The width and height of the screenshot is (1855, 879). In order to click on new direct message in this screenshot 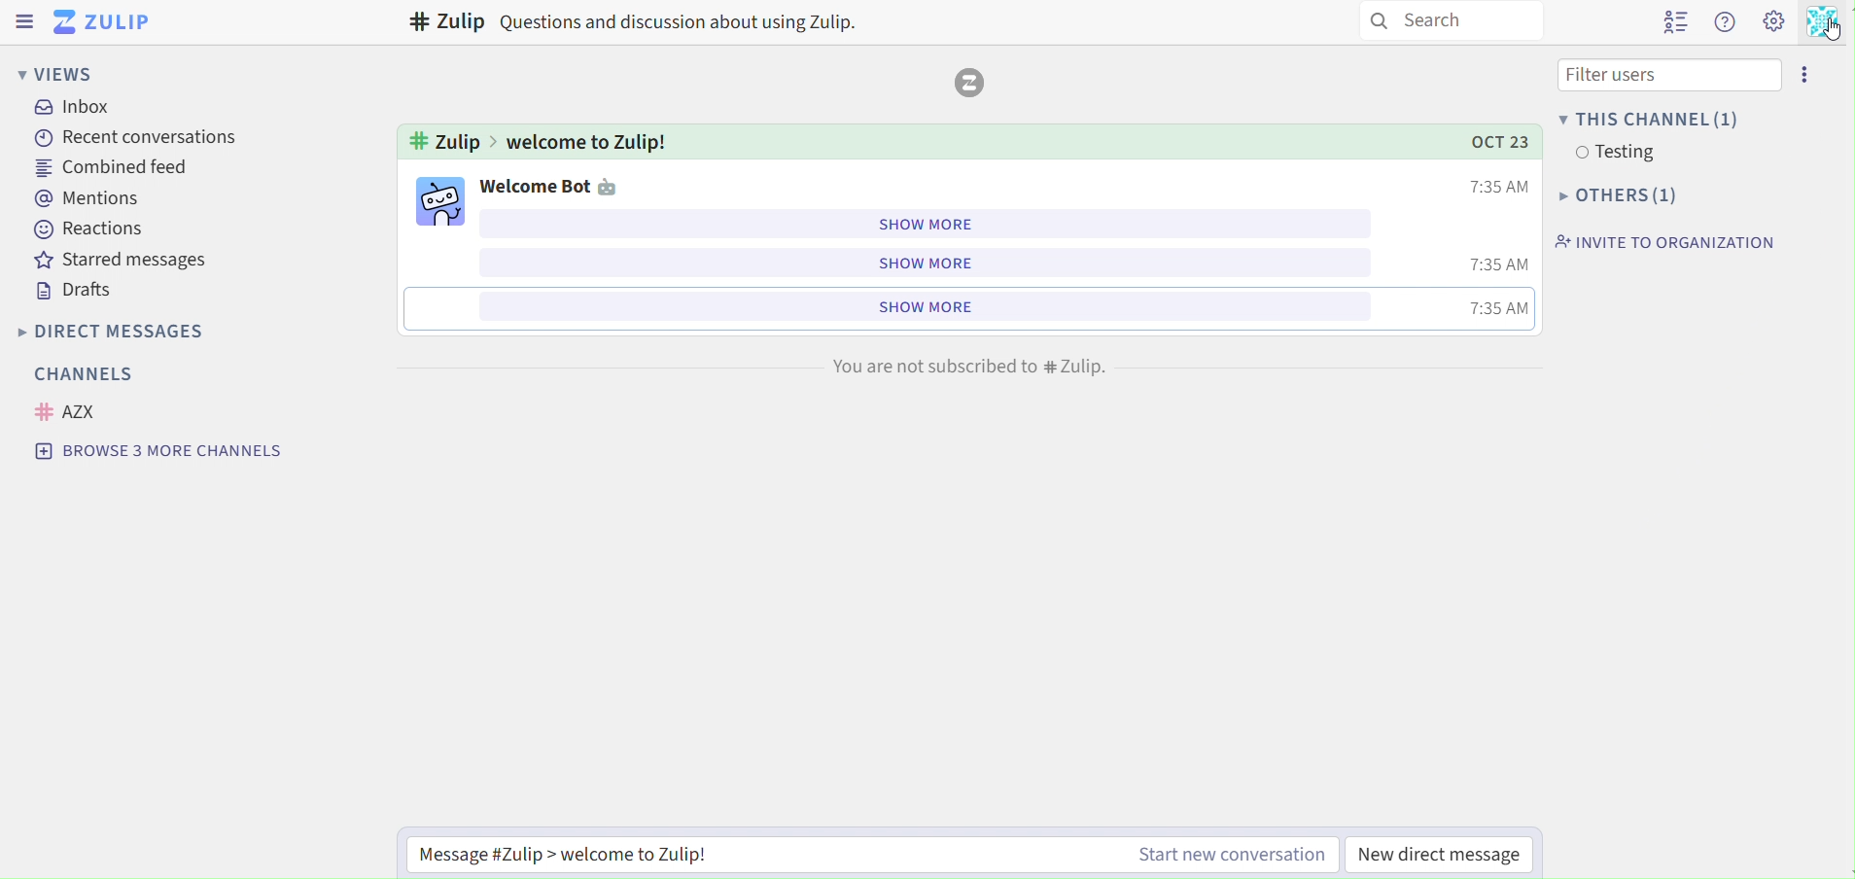, I will do `click(1453, 850)`.